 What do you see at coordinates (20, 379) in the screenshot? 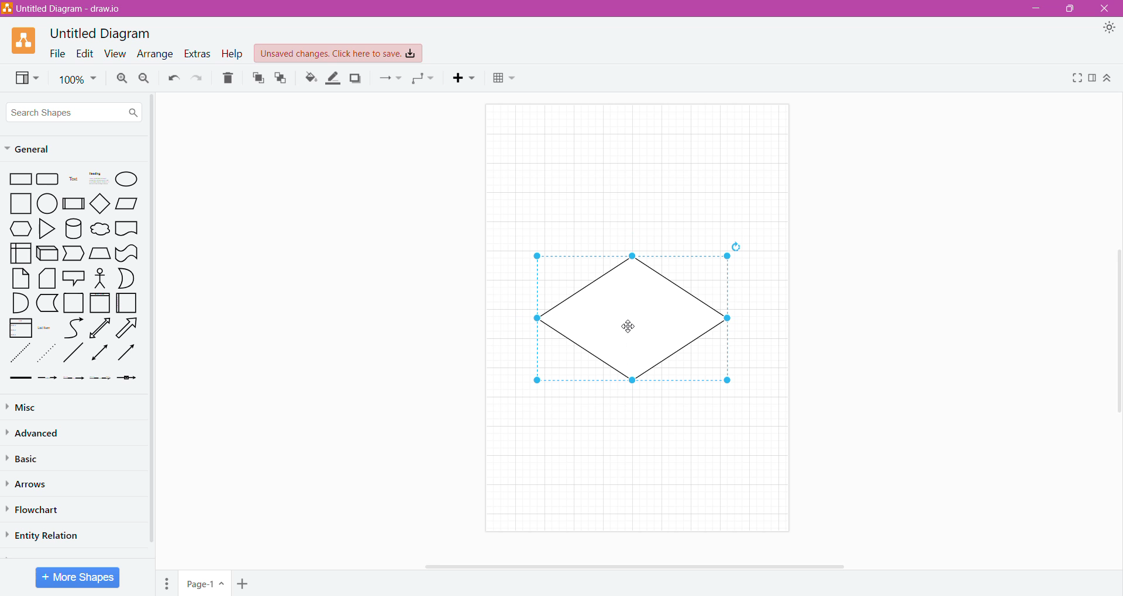
I see `Link` at bounding box center [20, 379].